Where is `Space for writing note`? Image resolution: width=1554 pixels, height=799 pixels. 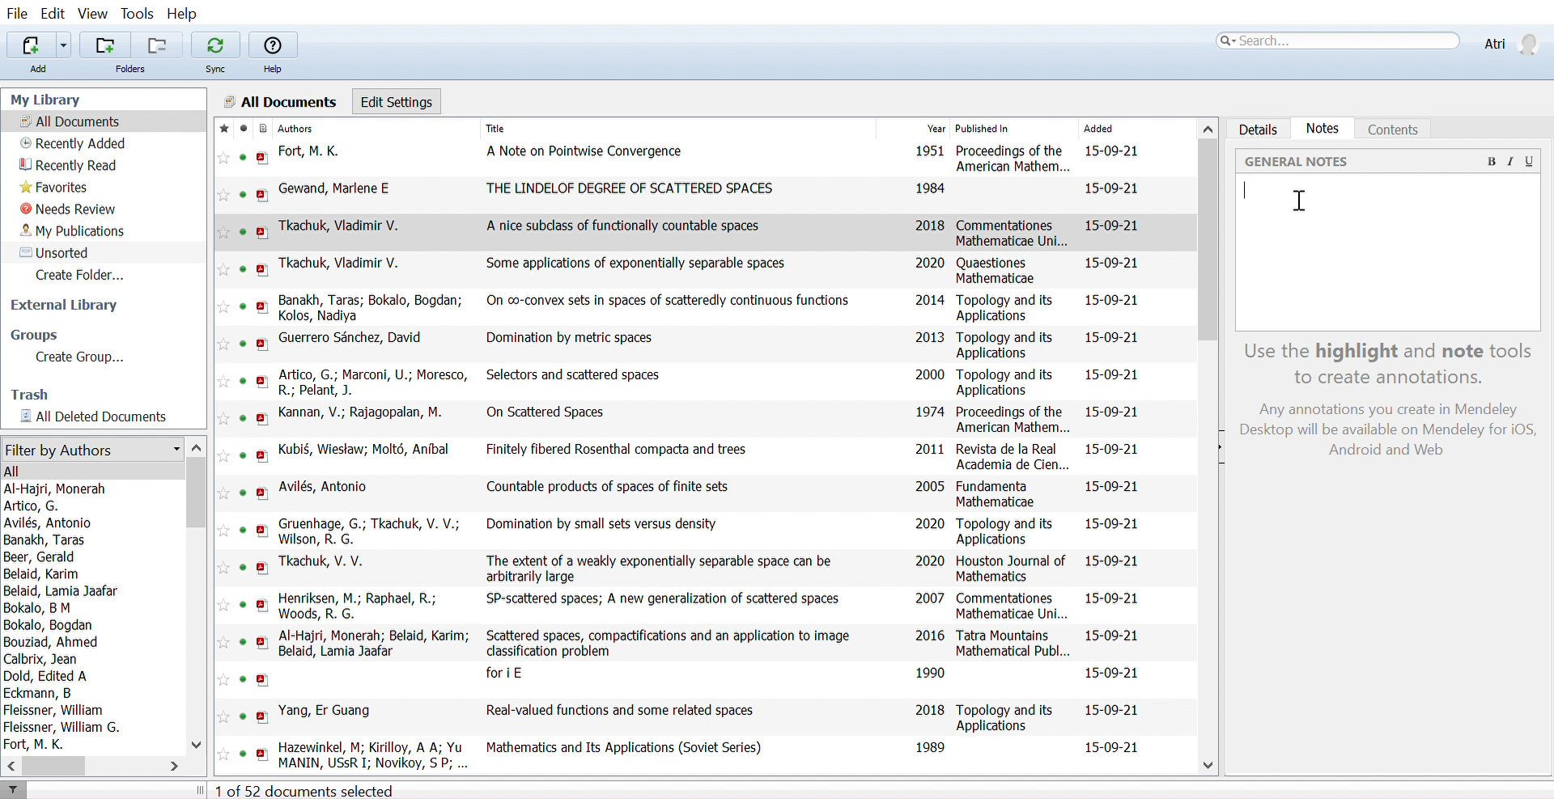 Space for writing note is located at coordinates (1386, 252).